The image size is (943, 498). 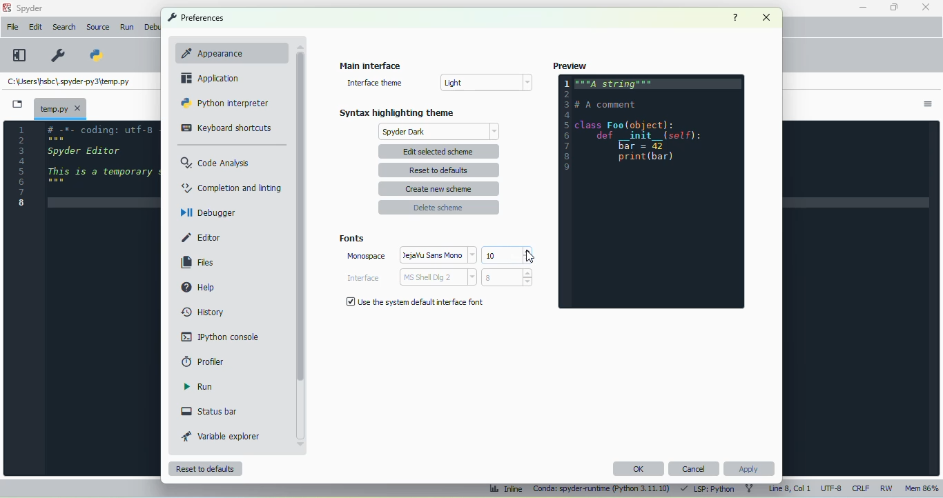 What do you see at coordinates (208, 212) in the screenshot?
I see `debugger` at bounding box center [208, 212].